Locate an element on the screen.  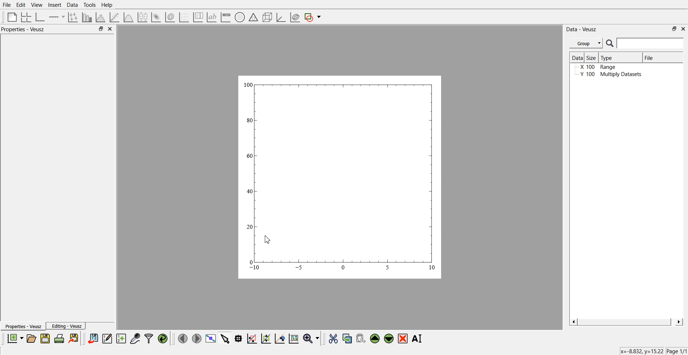
filters is located at coordinates (148, 339).